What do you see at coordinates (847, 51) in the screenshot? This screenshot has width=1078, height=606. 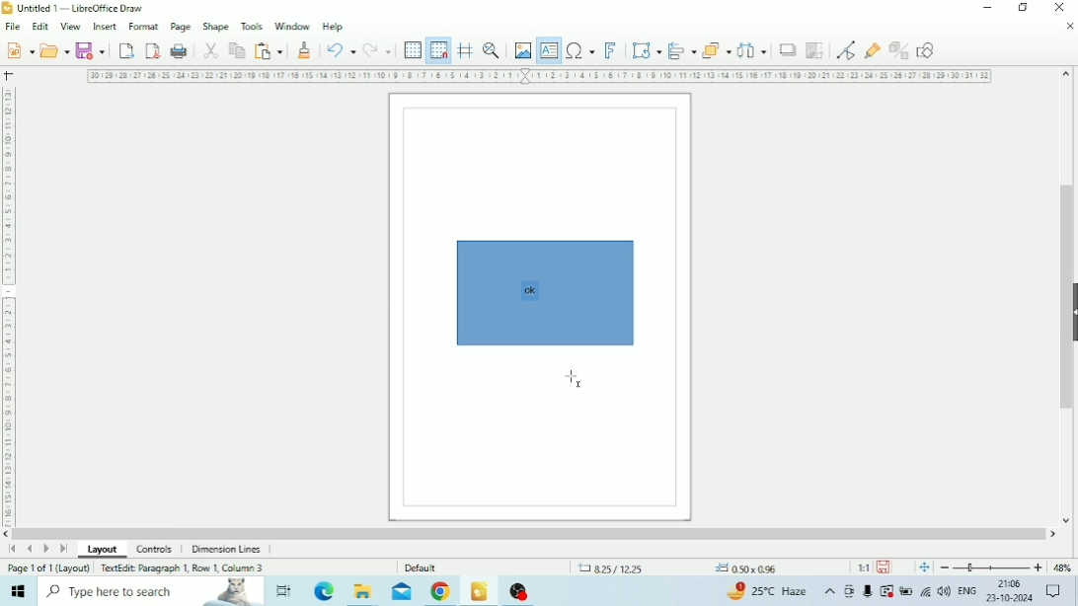 I see `Toggle Point Edit Mode` at bounding box center [847, 51].